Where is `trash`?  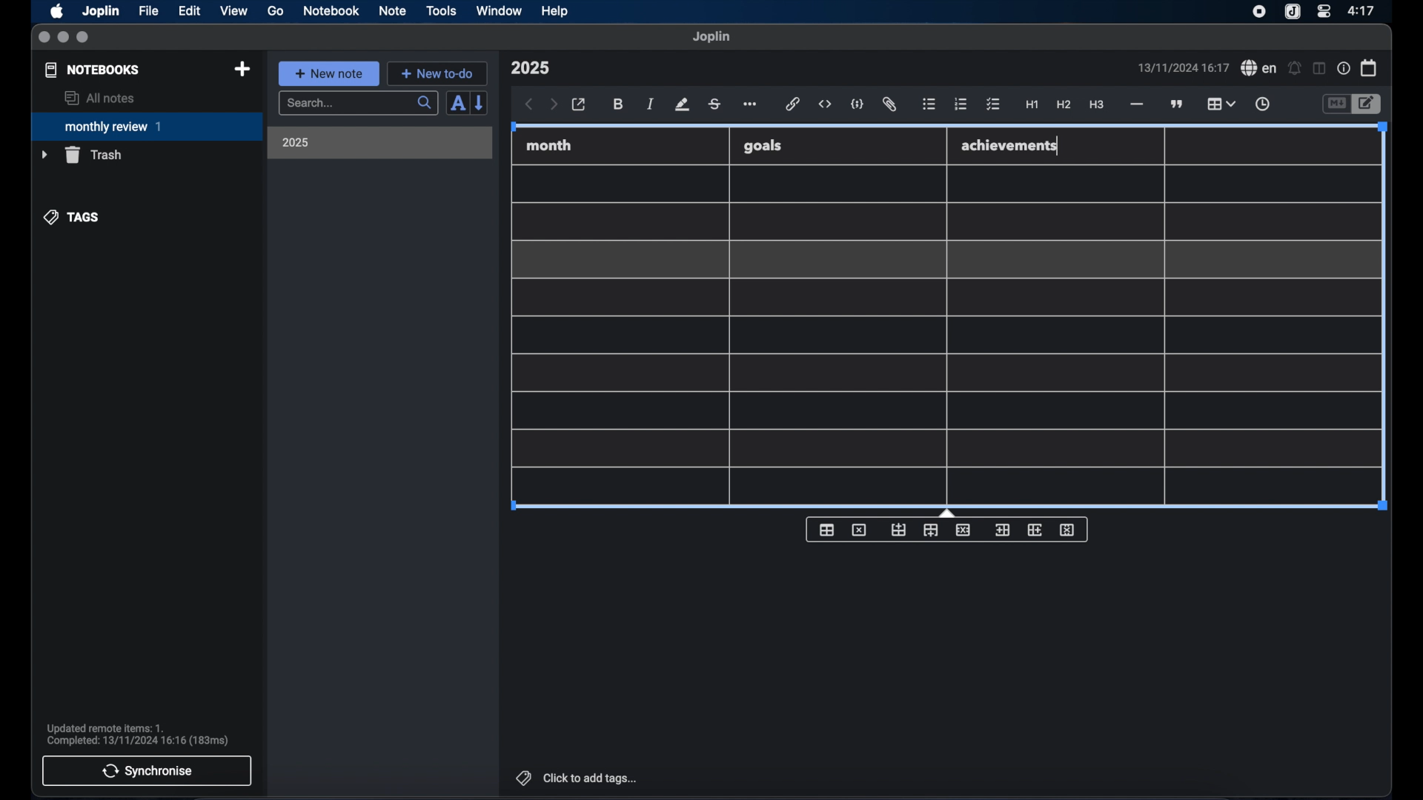 trash is located at coordinates (82, 155).